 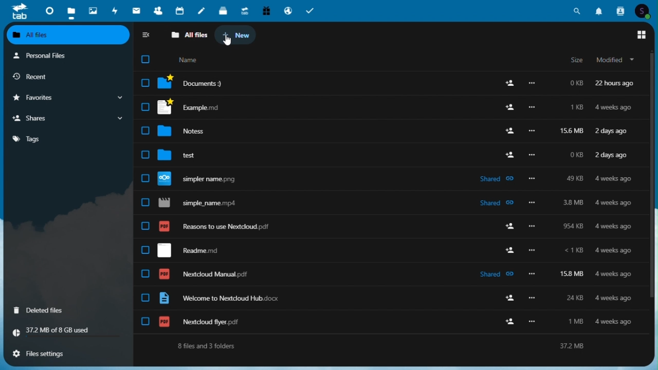 What do you see at coordinates (533, 226) in the screenshot?
I see `more options` at bounding box center [533, 226].